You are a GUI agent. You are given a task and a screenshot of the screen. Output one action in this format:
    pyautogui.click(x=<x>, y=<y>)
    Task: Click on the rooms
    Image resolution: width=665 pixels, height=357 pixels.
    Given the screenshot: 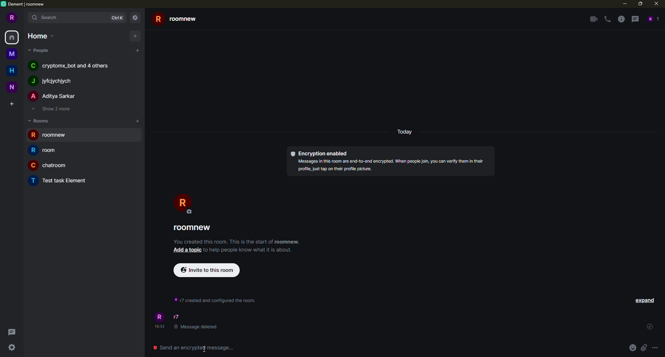 What is the action you would take?
    pyautogui.click(x=38, y=121)
    